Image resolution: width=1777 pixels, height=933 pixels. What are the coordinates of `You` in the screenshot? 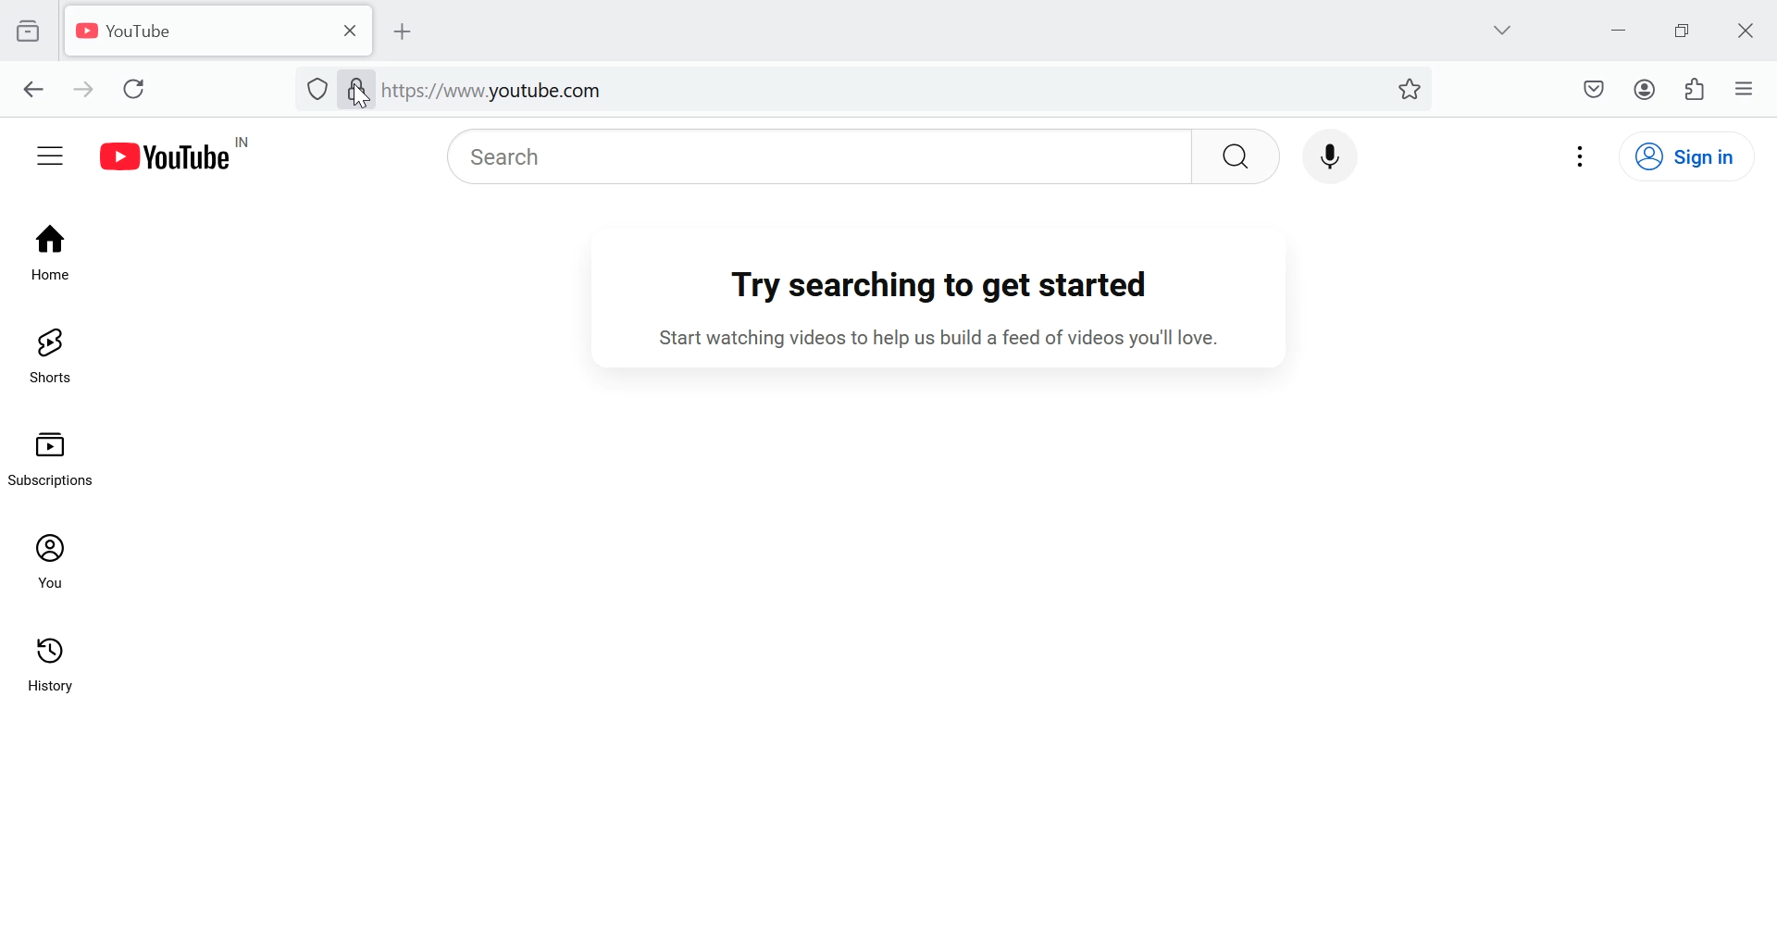 It's located at (54, 561).